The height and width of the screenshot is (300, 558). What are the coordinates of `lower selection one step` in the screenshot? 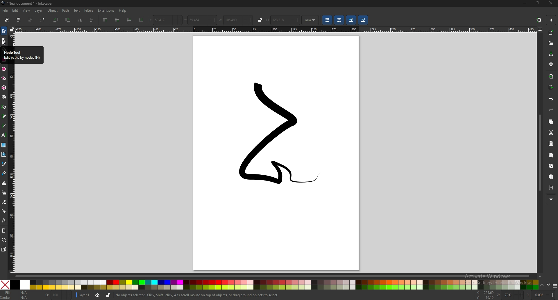 It's located at (129, 20).